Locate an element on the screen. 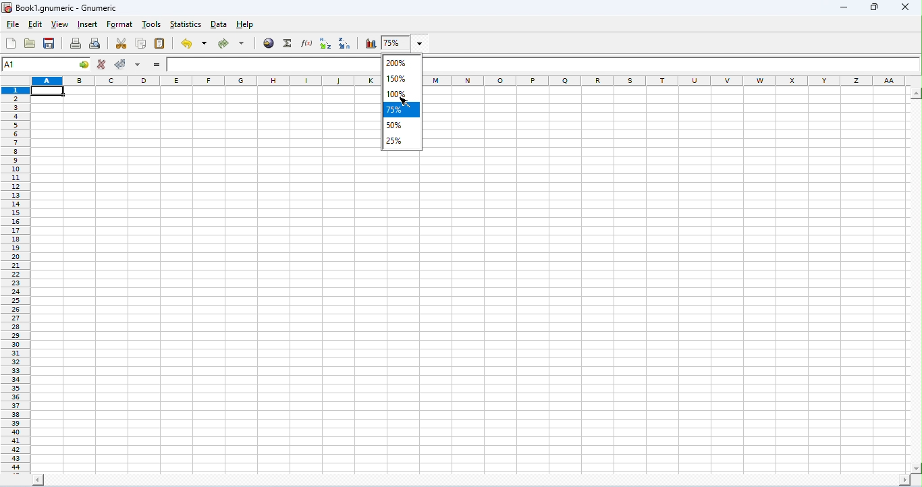  formula bar is located at coordinates (671, 65).